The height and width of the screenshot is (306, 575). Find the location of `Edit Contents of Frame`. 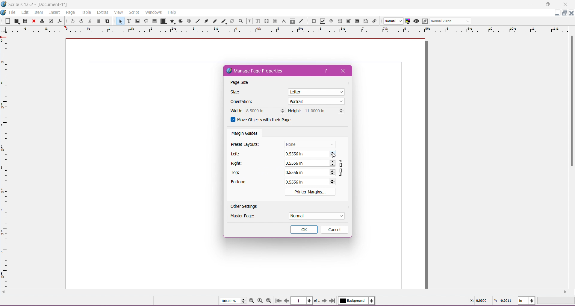

Edit Contents of Frame is located at coordinates (249, 21).